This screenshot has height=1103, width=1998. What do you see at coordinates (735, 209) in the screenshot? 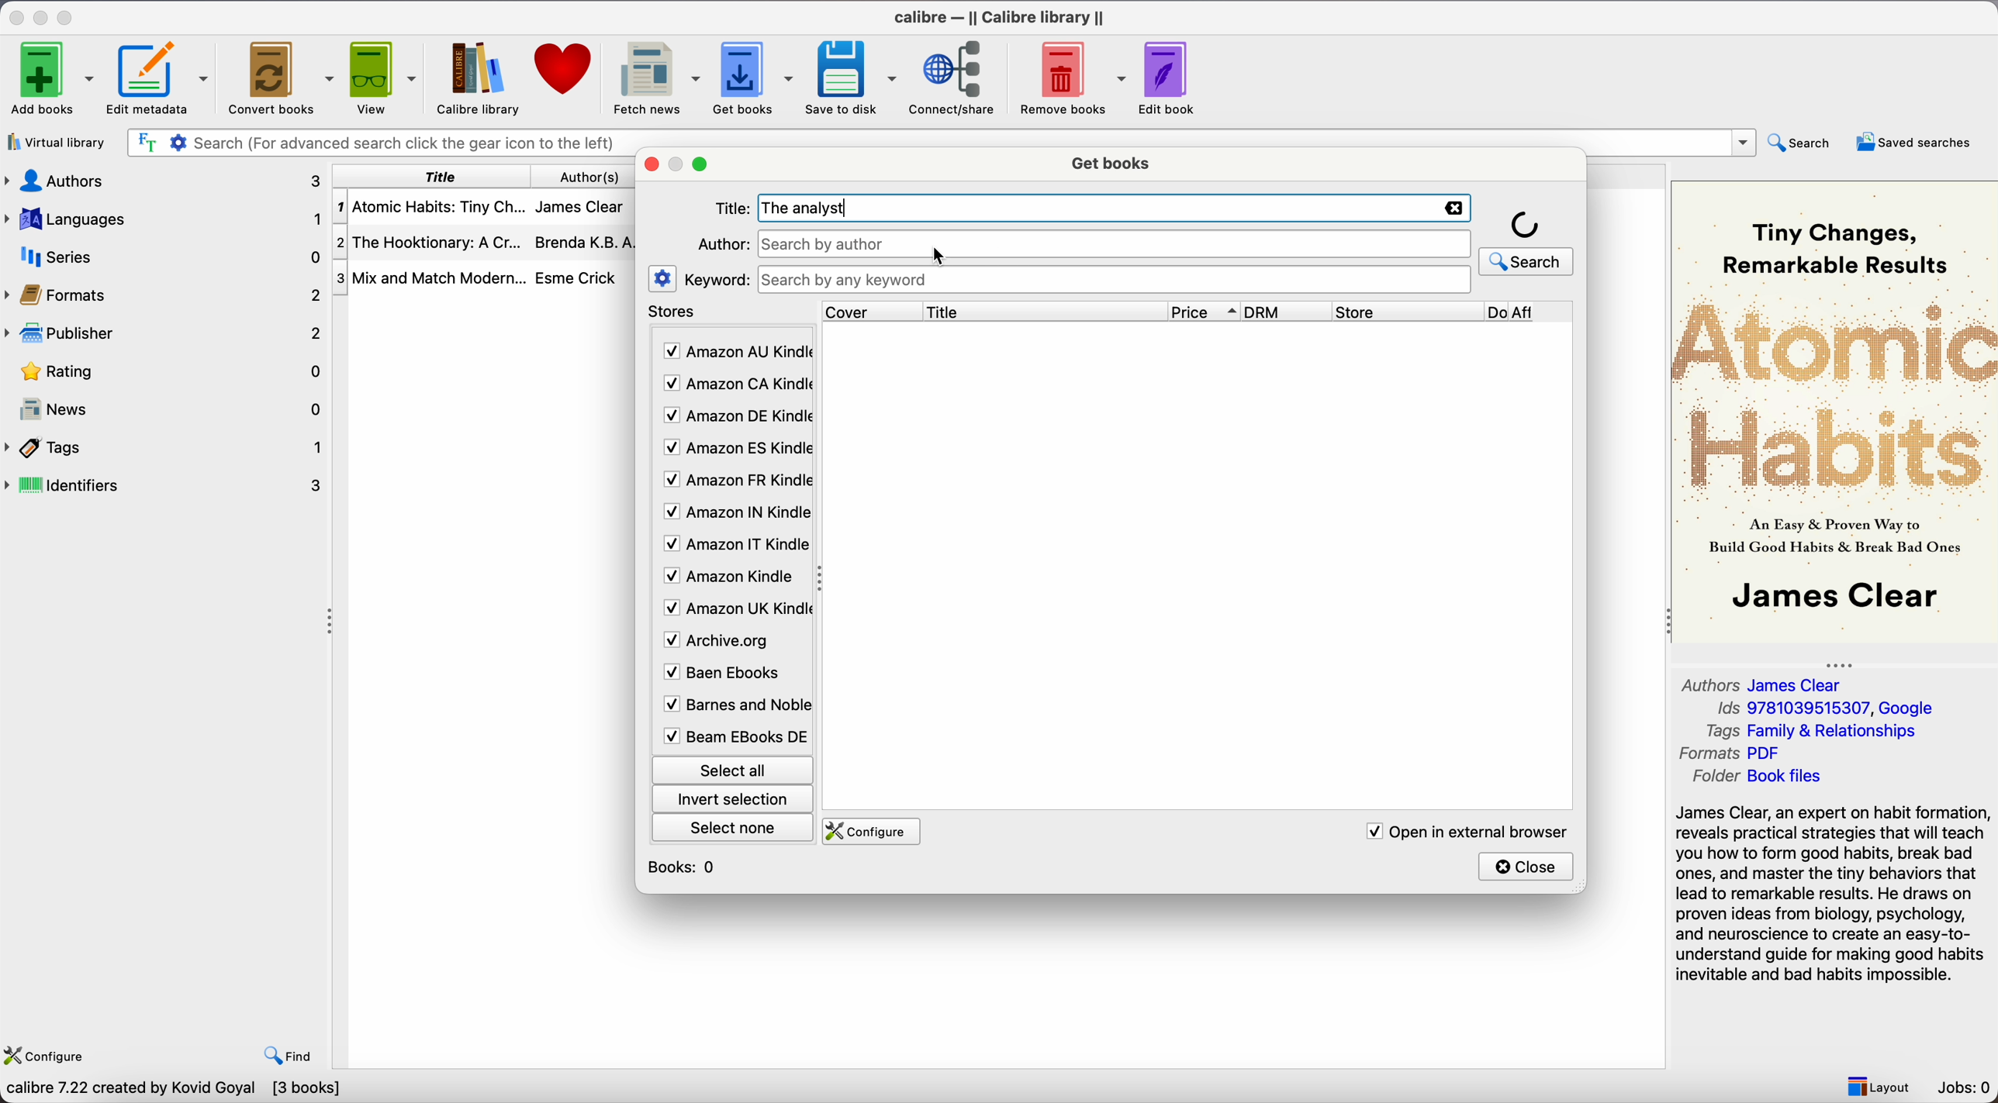
I see `Title:` at bounding box center [735, 209].